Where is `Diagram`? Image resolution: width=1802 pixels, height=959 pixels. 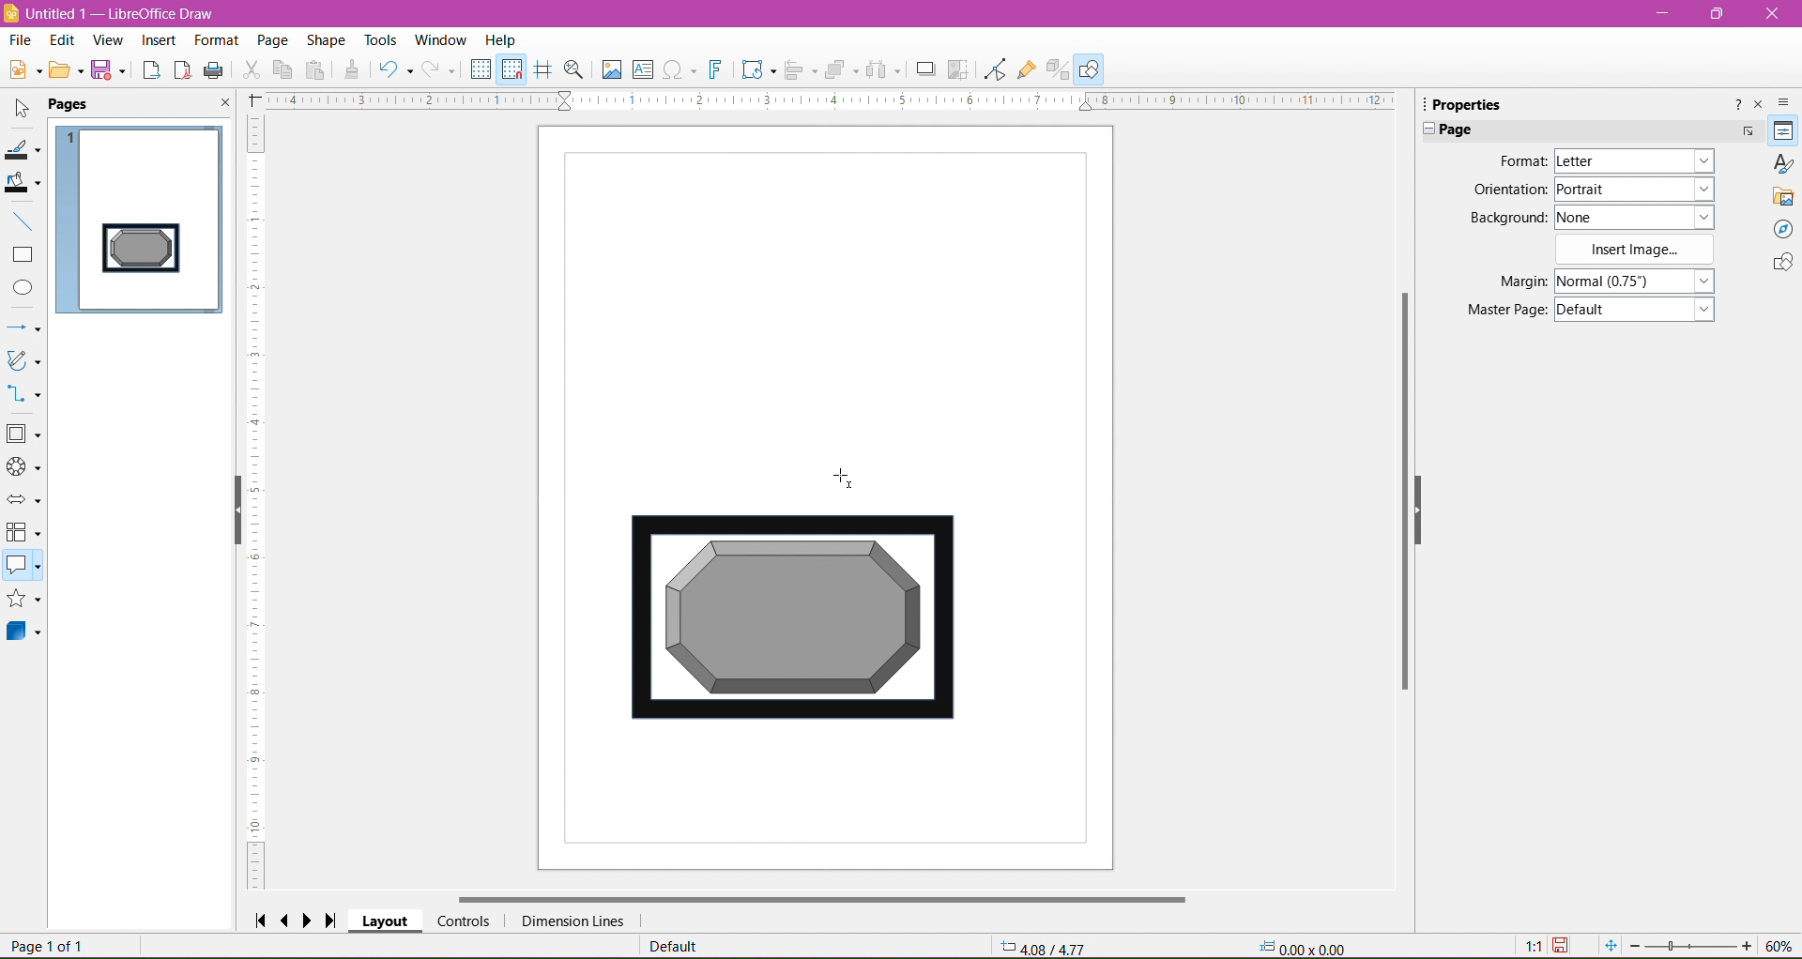 Diagram is located at coordinates (791, 621).